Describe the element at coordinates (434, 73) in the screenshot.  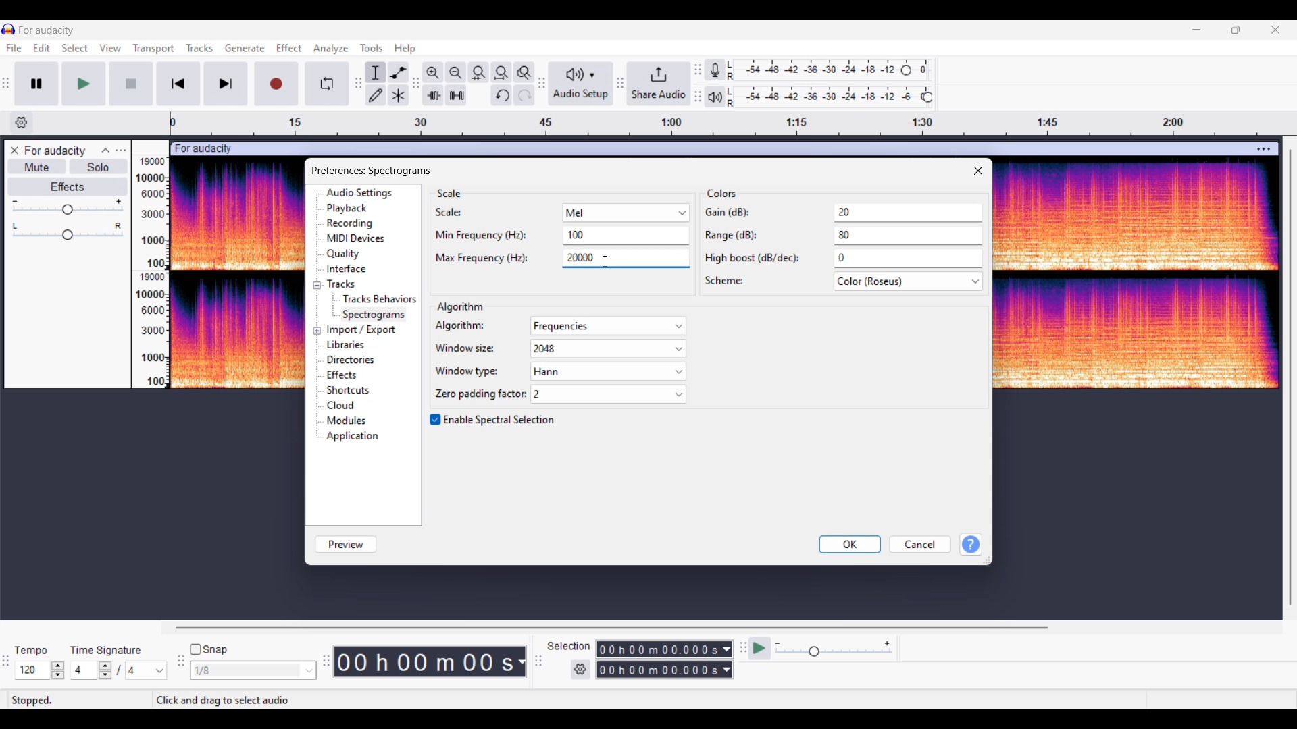
I see `Zoom in` at that location.